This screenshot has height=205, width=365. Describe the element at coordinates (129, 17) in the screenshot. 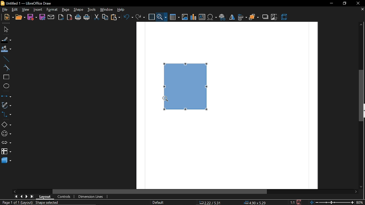

I see `undo` at that location.